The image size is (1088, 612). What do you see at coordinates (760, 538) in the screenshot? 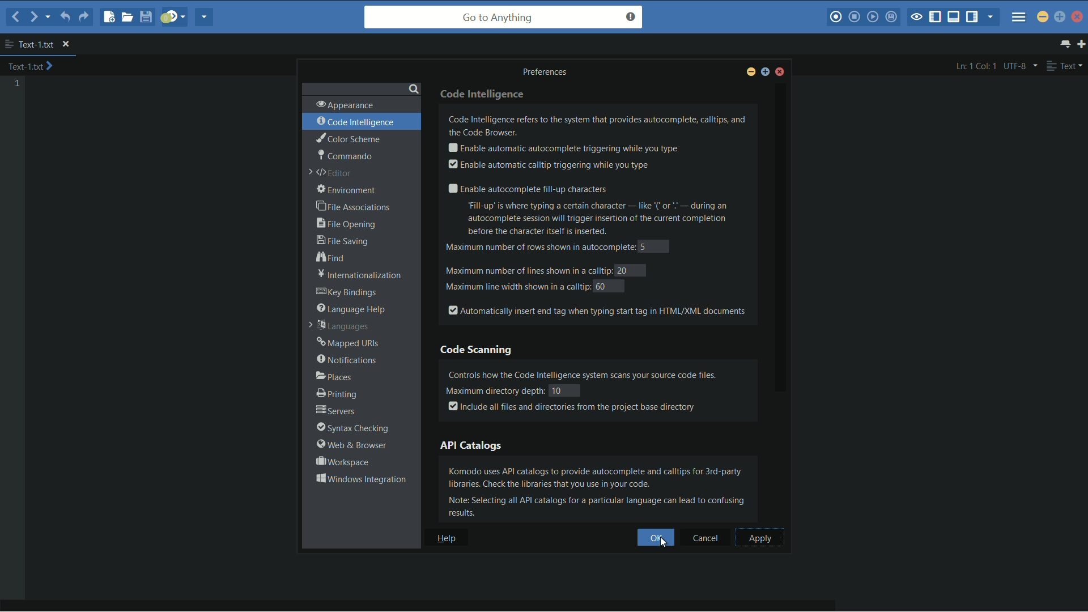
I see `apply` at bounding box center [760, 538].